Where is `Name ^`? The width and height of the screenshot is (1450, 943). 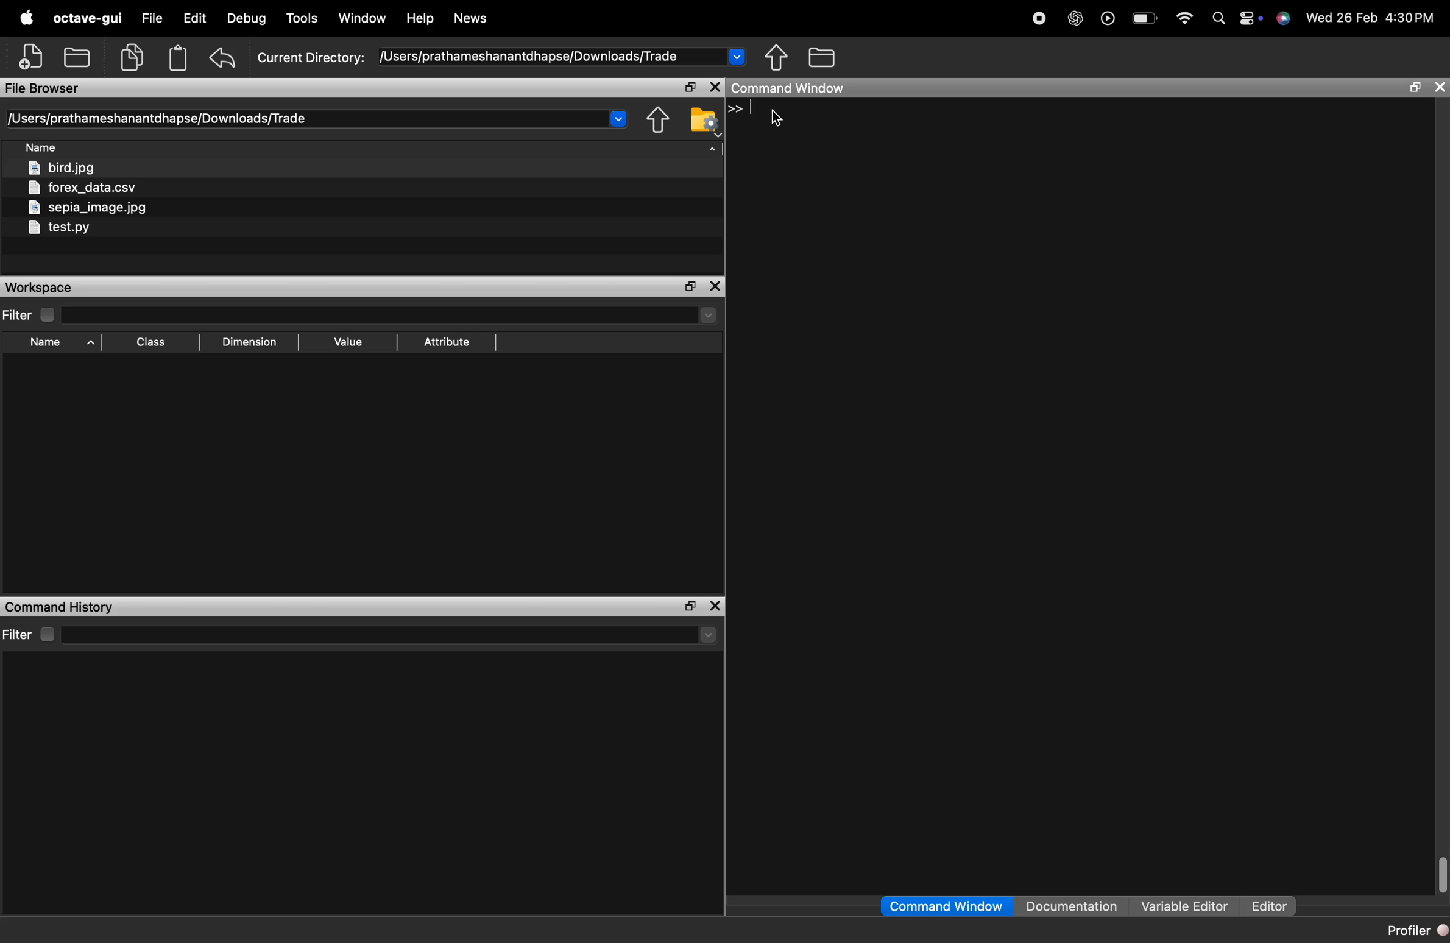 Name ^ is located at coordinates (63, 343).